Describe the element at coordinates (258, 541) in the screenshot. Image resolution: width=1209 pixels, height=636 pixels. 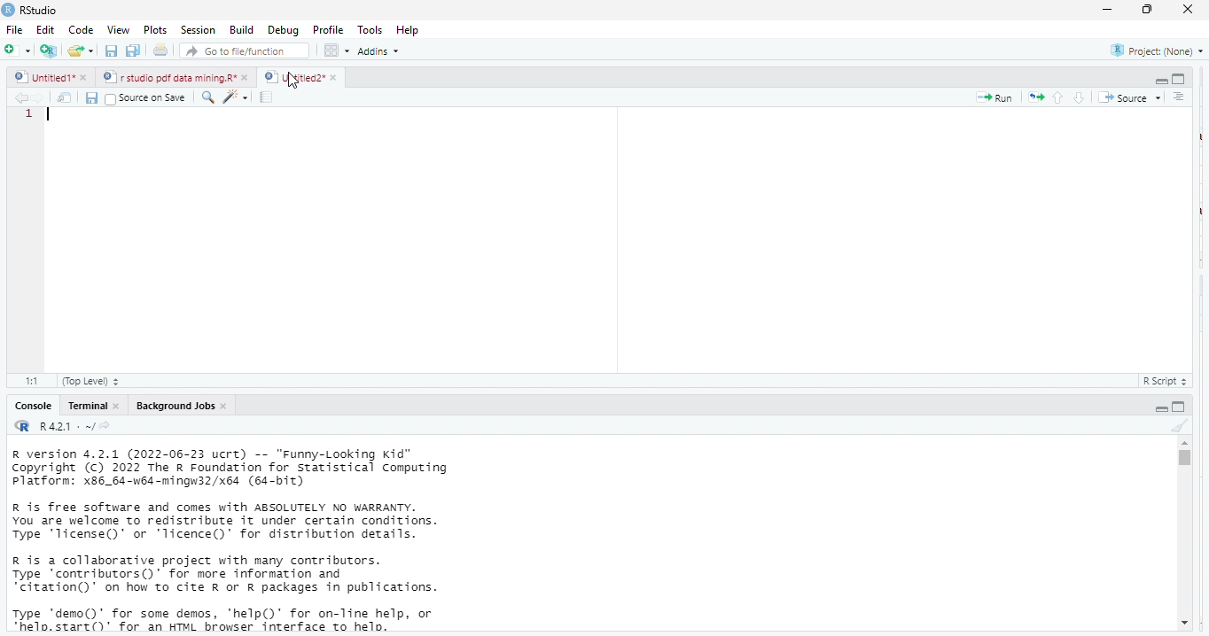
I see `R version 4.2.1 (2022-06-23 ucrt) -- "Funny-Looking Kid™
Copyright (C) 2022 The R Foundation for Statistical Computing
Platform: x86_64-w64-mingw32/x64 (64-bit)

R is free software and comes with ABSOLUTELY NO WARRANTY.
You are welcome to redistribute it under certain conditions.
Type 'Ticense()' or 'licence()’ for distribution details.

R is a collaborative project with many contributors.

Type ‘contributors()’ for more information and

“citation()’ on how to cite R or R packages in publications.
Type "demo()’ for some demos, 'help()' for on-line help, or
"helo.start()" for an HTML browser interface to helo.` at that location.